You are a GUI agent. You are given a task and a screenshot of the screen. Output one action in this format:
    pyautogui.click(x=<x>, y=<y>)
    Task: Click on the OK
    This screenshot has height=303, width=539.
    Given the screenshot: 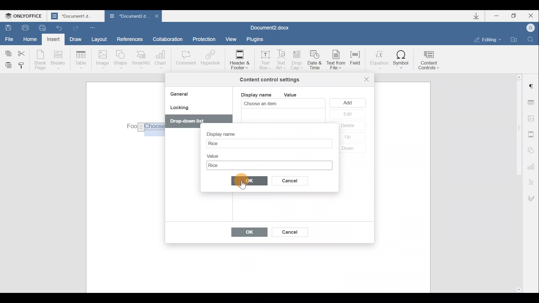 What is the action you would take?
    pyautogui.click(x=246, y=233)
    